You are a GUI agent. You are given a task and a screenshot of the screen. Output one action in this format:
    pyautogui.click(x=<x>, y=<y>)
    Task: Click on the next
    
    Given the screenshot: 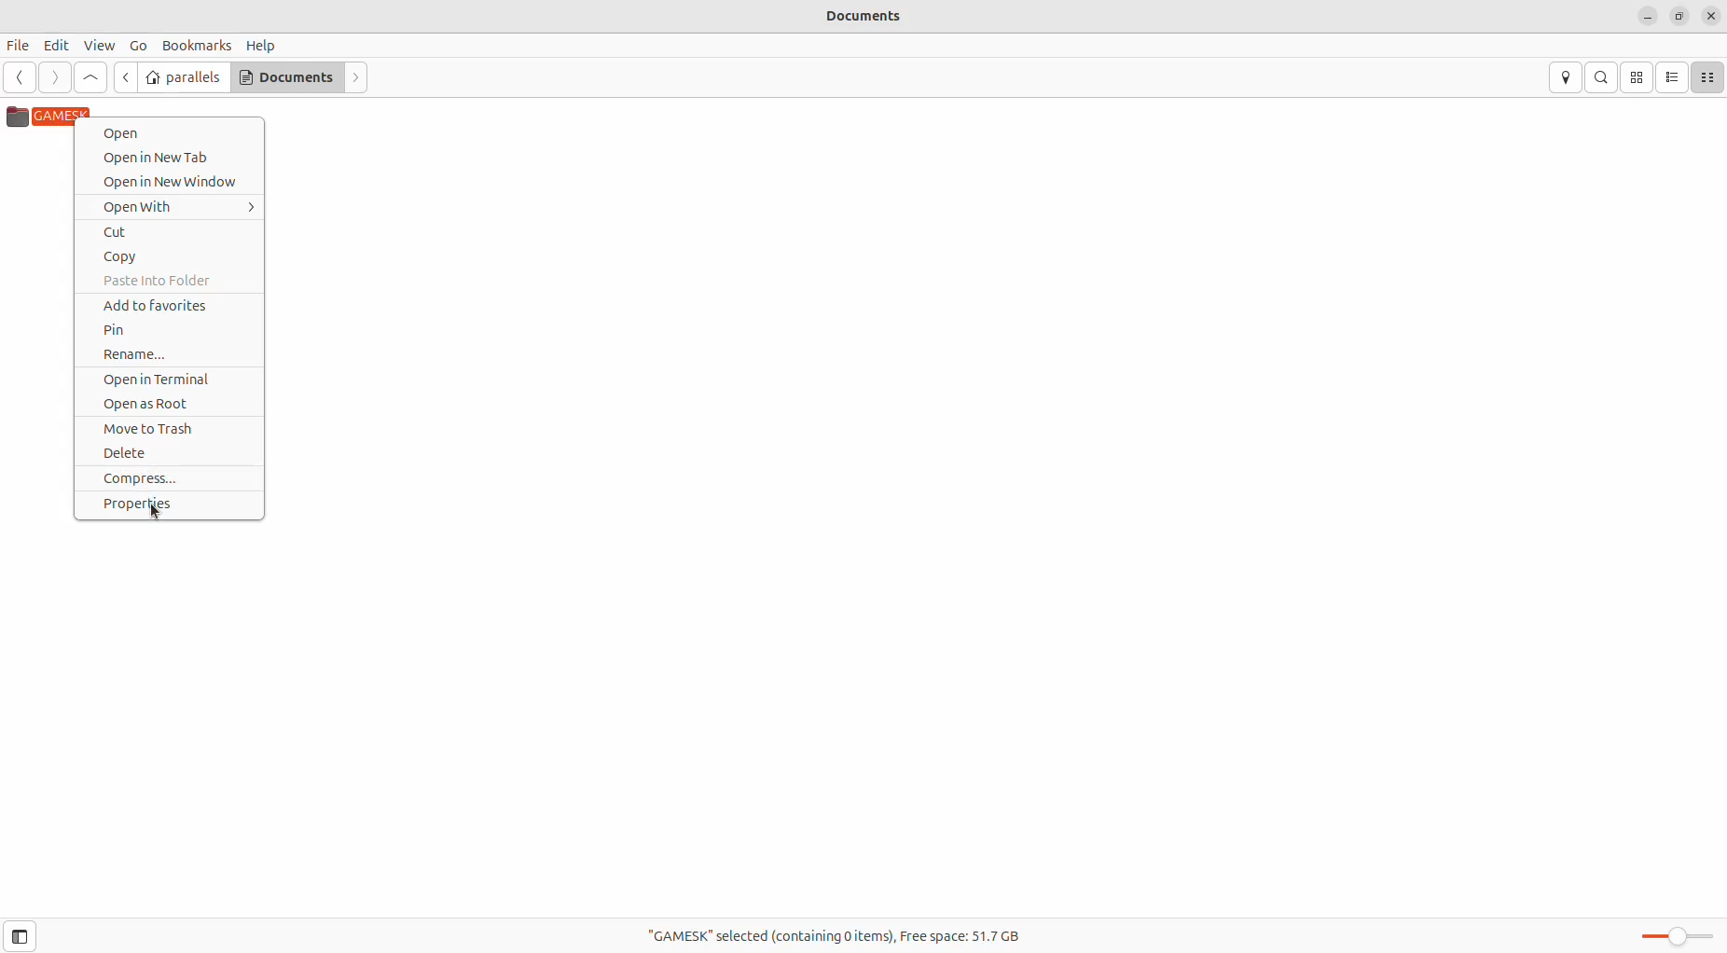 What is the action you would take?
    pyautogui.click(x=53, y=76)
    